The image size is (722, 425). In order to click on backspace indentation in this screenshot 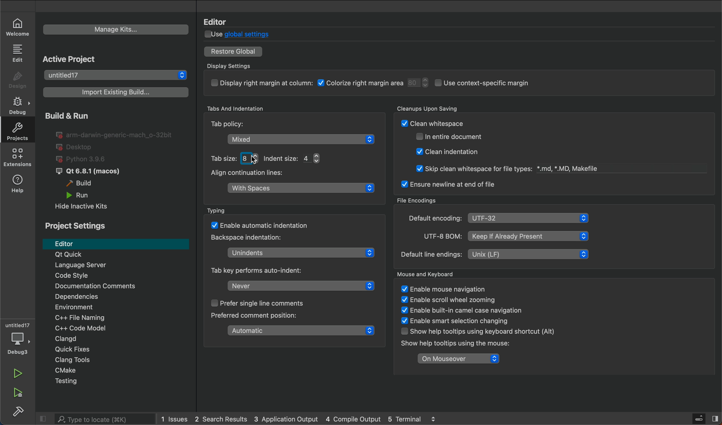, I will do `click(250, 238)`.